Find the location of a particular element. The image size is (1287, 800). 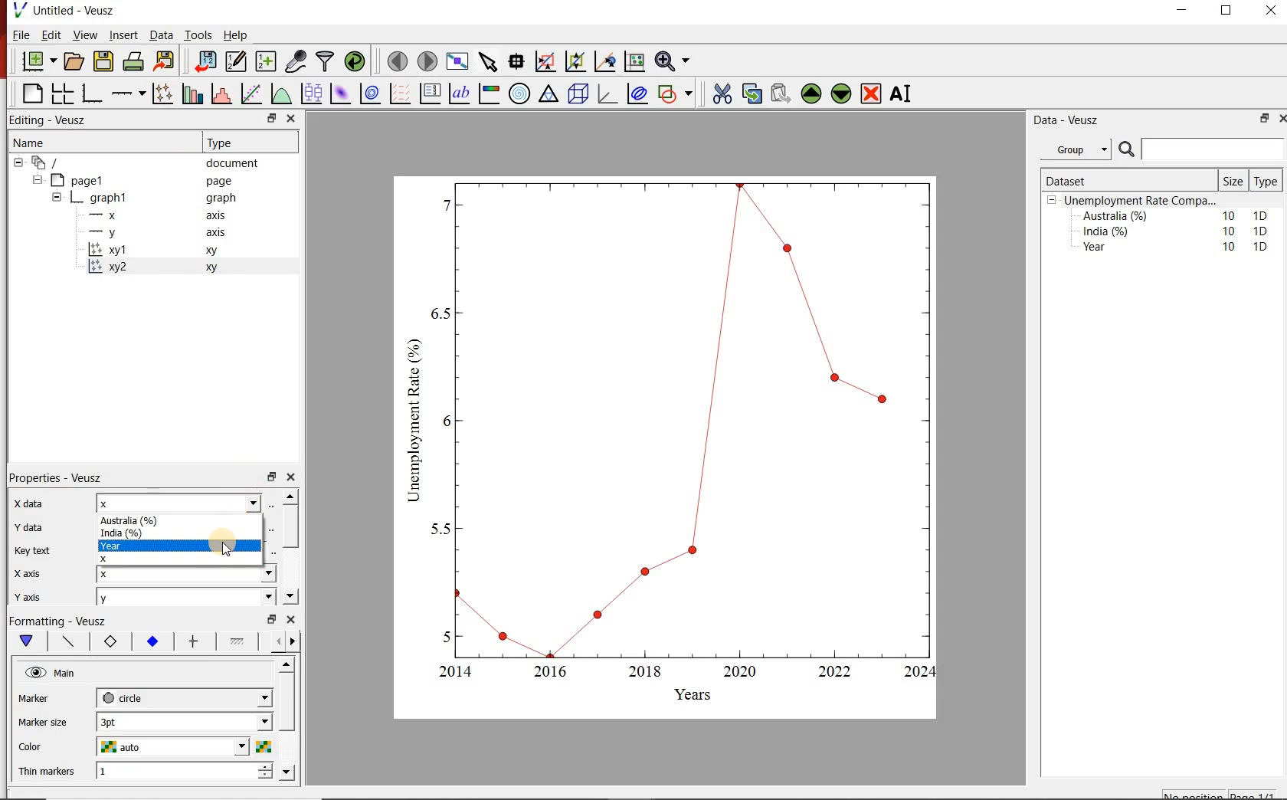

move up is located at coordinates (288, 664).